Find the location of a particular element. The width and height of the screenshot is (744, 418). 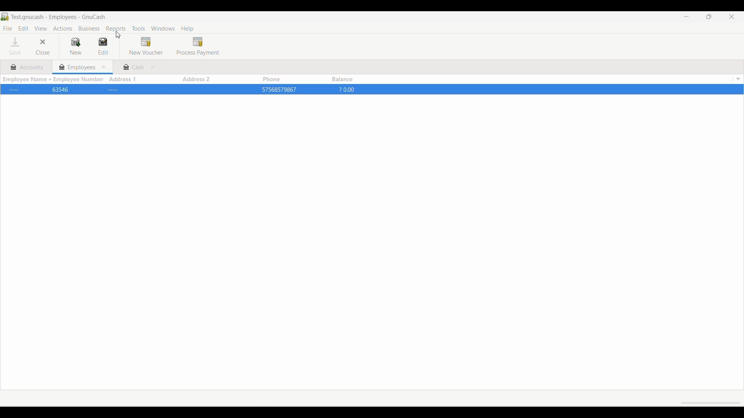

List of all icons to show/hide is located at coordinates (738, 79).